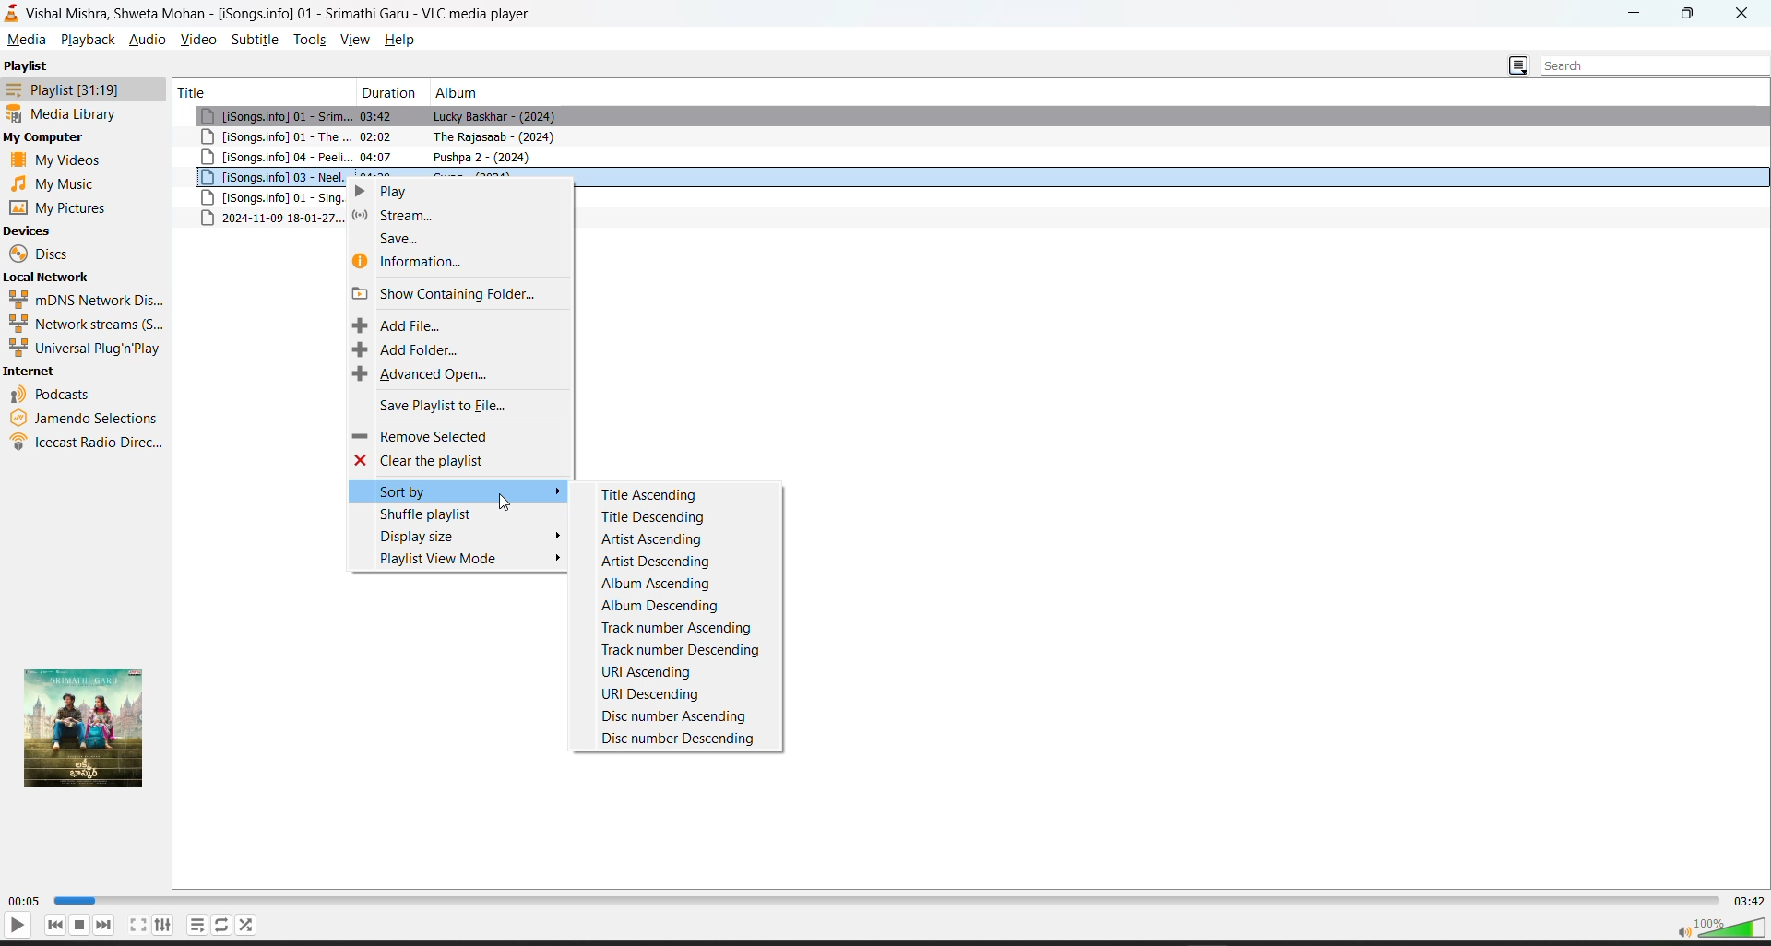 The image size is (1771, 946). What do you see at coordinates (457, 536) in the screenshot?
I see `display size` at bounding box center [457, 536].